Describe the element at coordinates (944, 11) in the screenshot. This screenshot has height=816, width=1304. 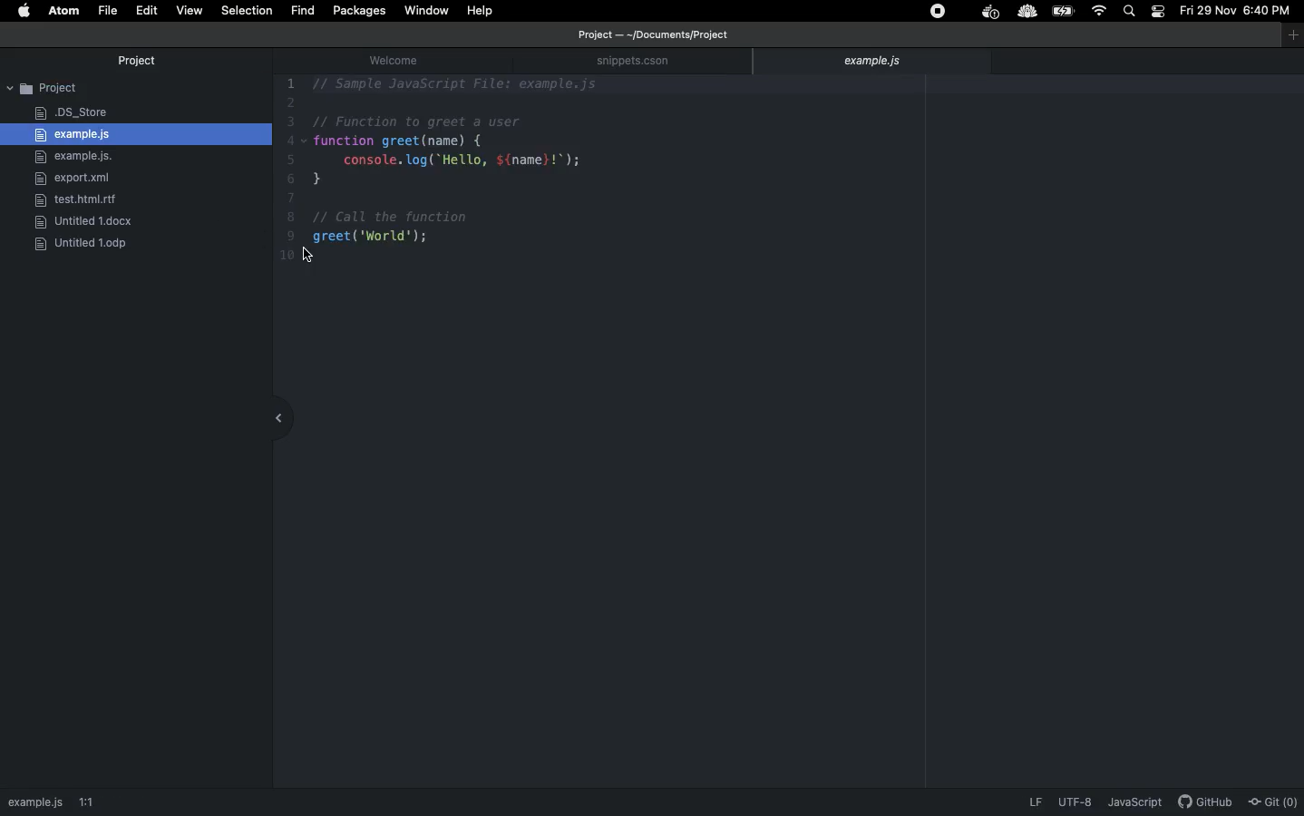
I see `Extensions` at that location.